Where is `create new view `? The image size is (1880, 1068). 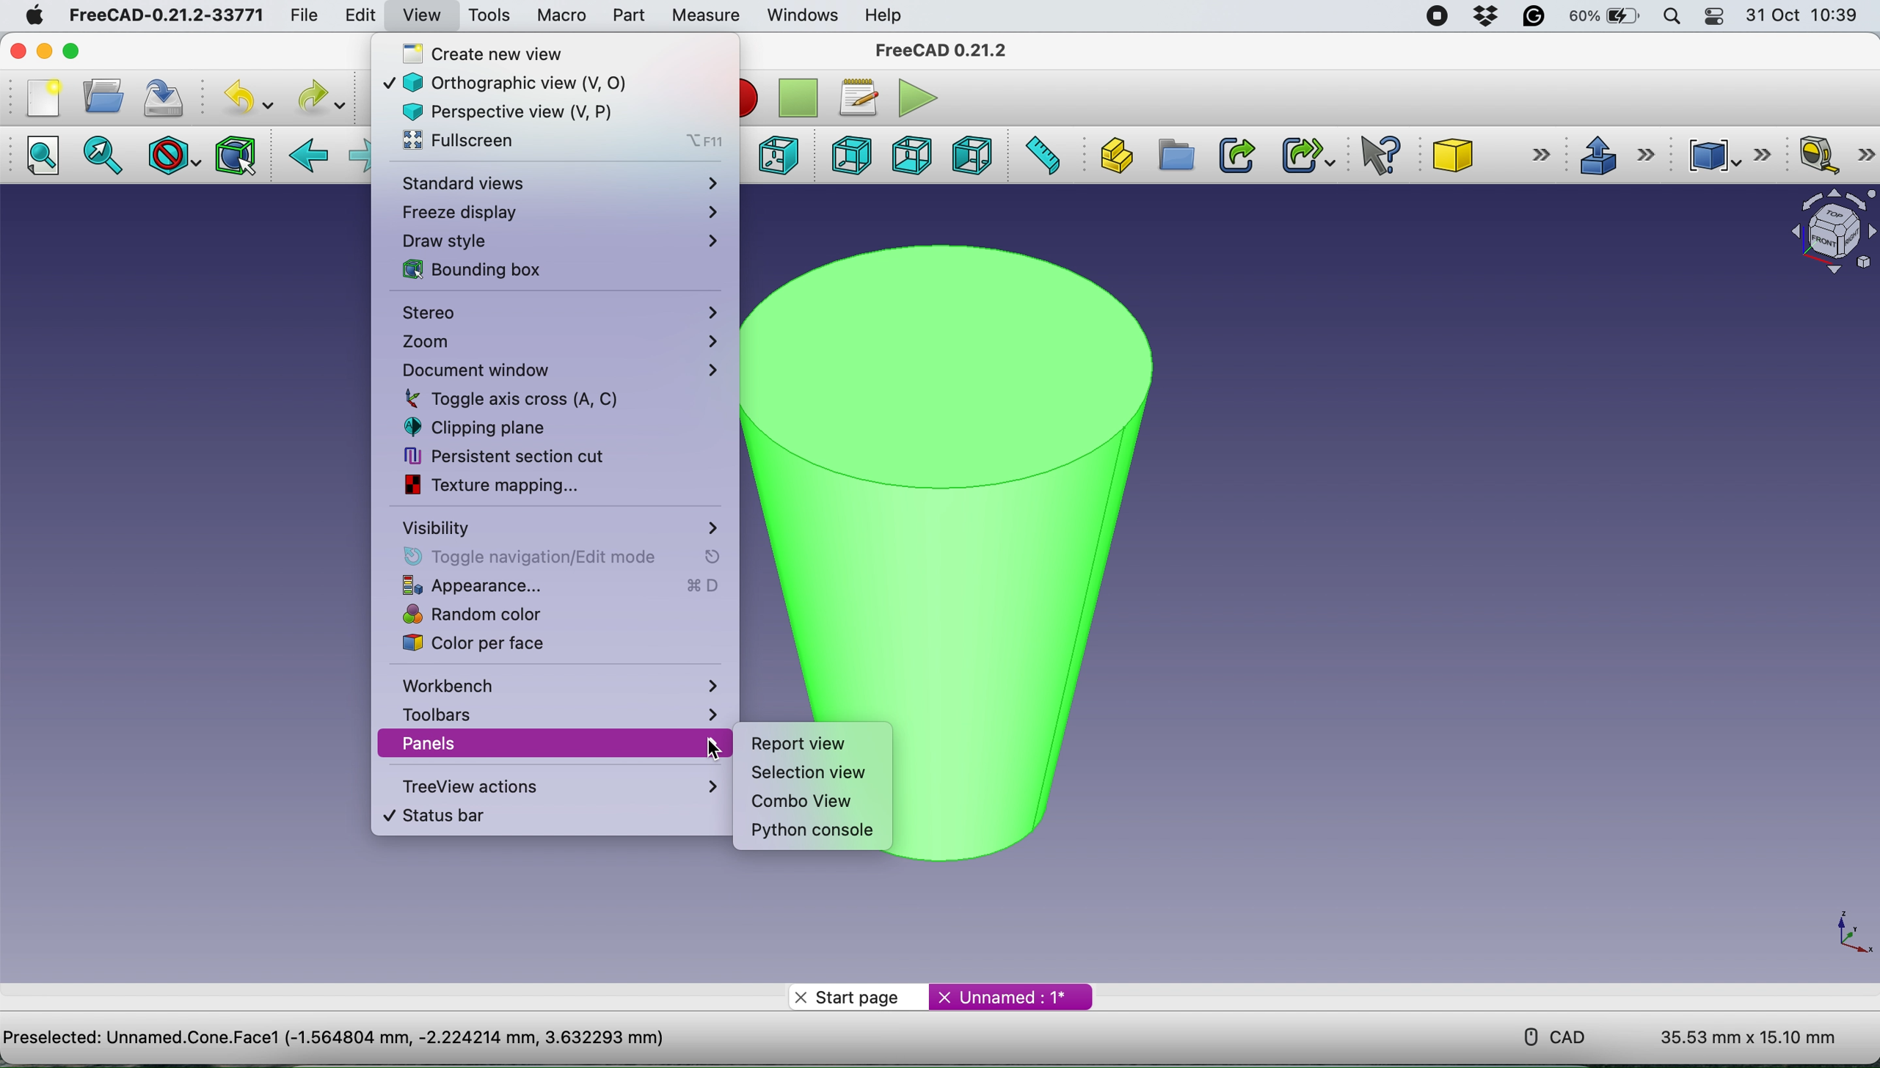
create new view  is located at coordinates (547, 53).